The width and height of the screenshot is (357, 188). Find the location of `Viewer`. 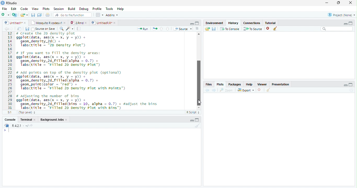

Viewer is located at coordinates (262, 84).